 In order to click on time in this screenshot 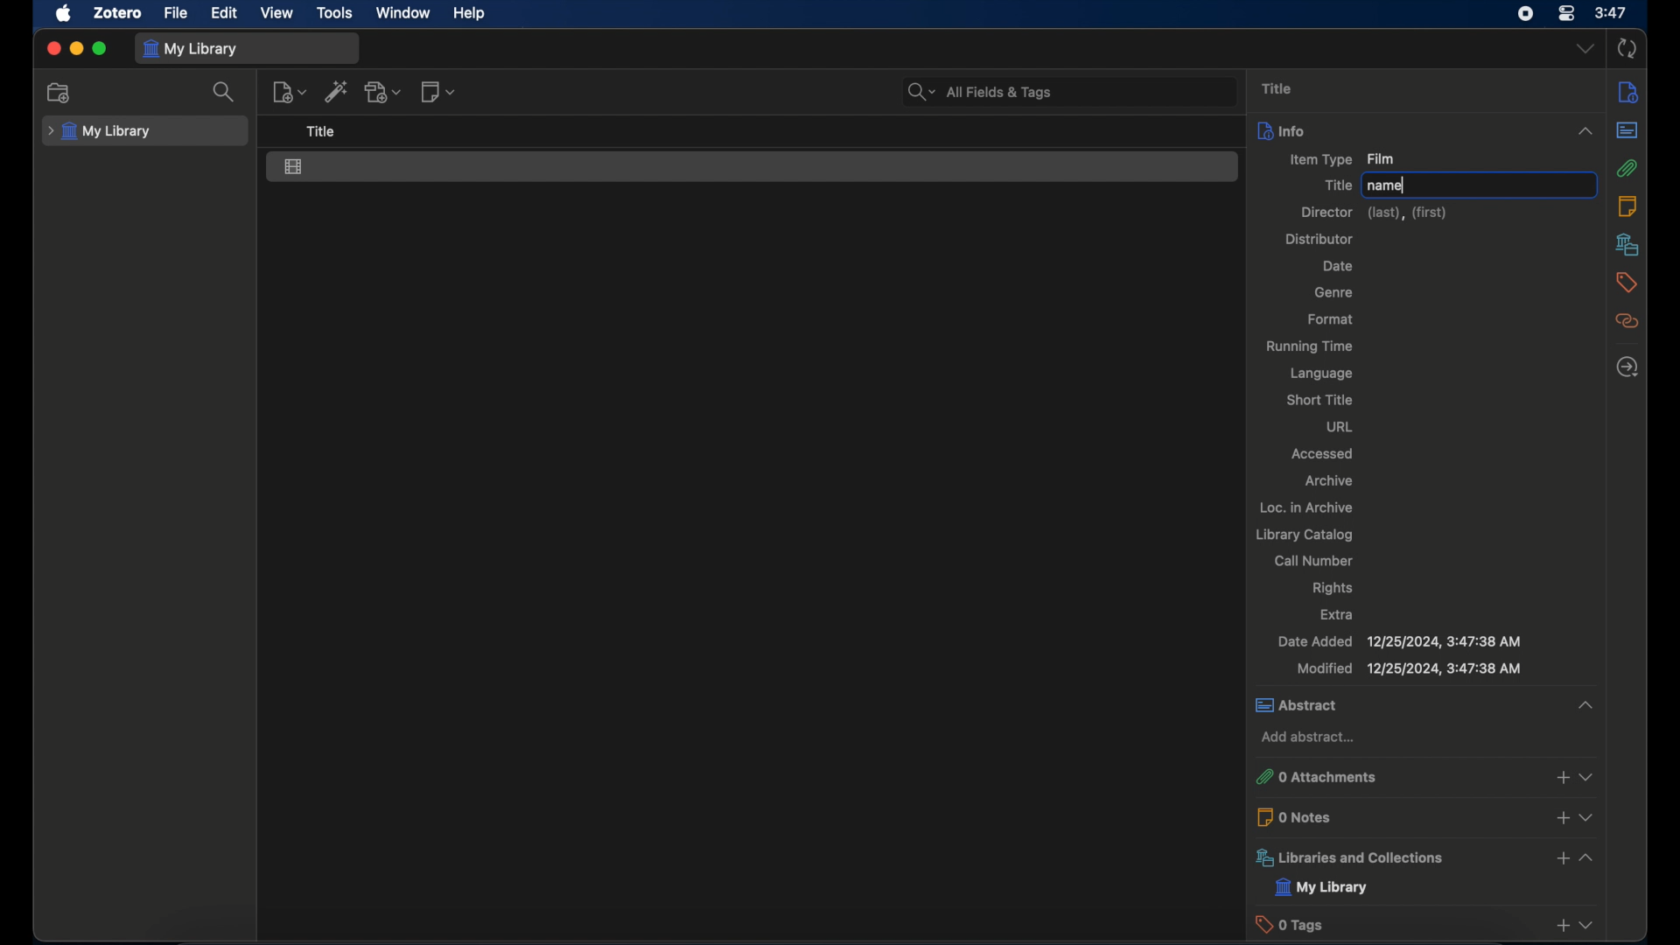, I will do `click(1612, 11)`.